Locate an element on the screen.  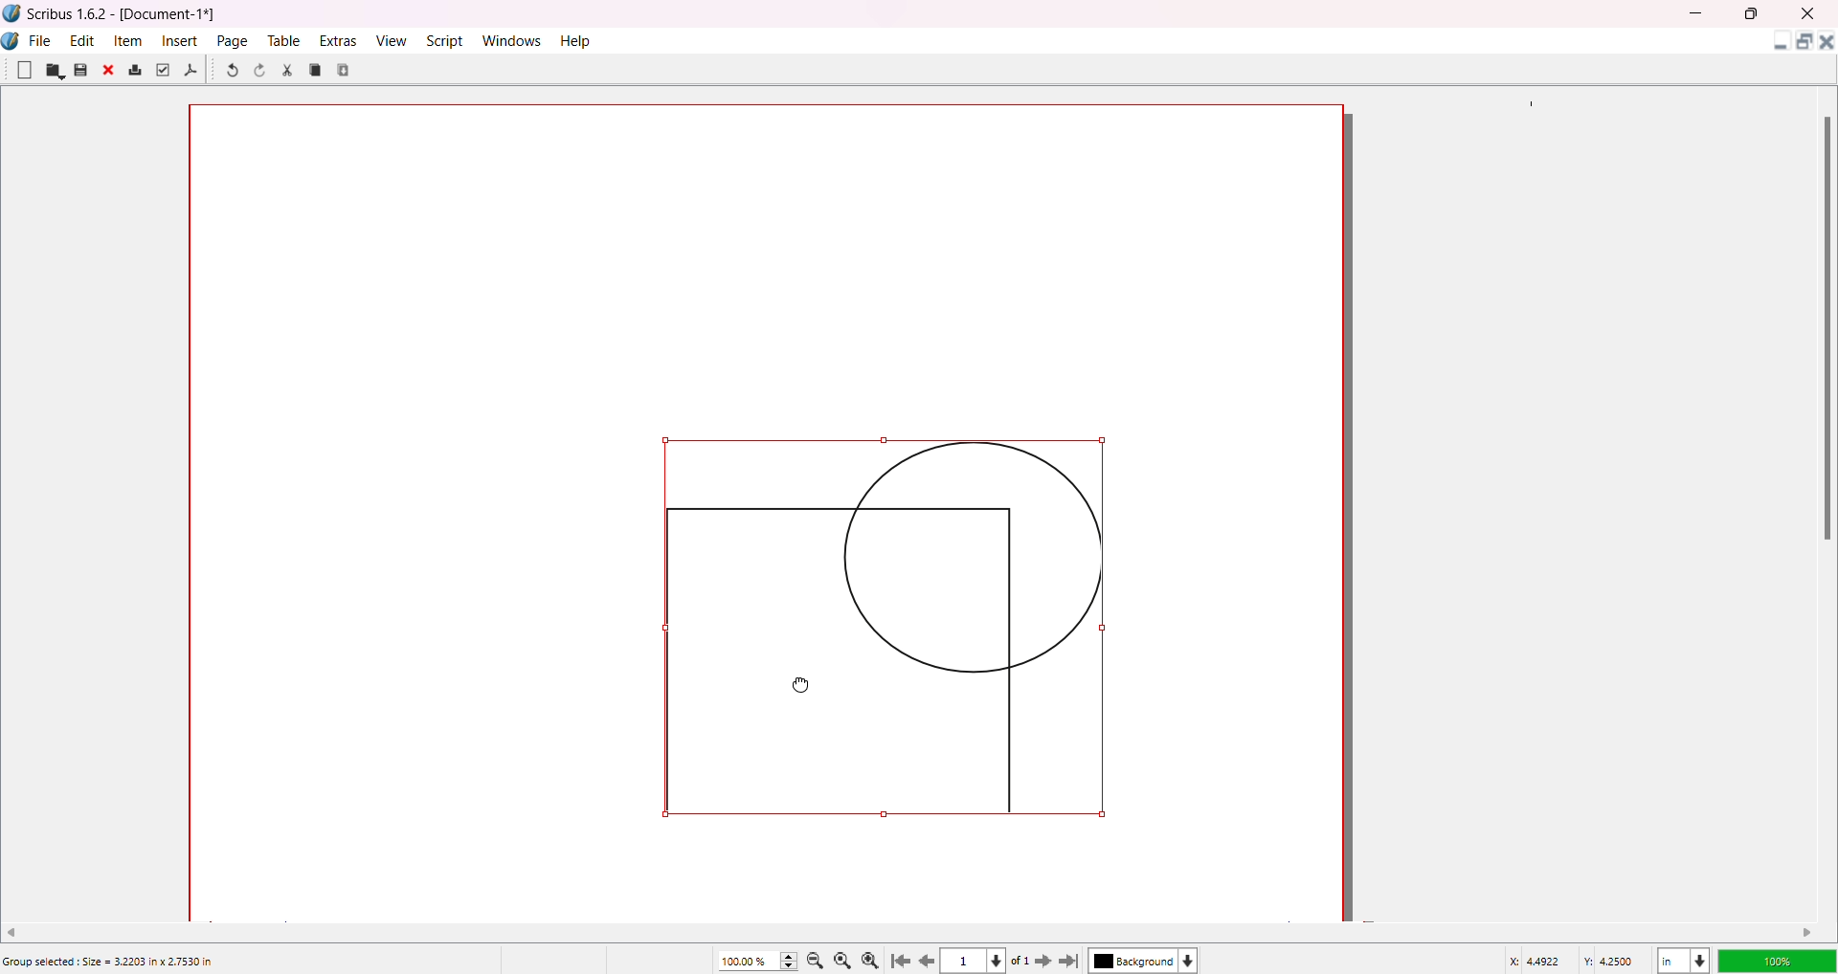
Undo is located at coordinates (231, 72).